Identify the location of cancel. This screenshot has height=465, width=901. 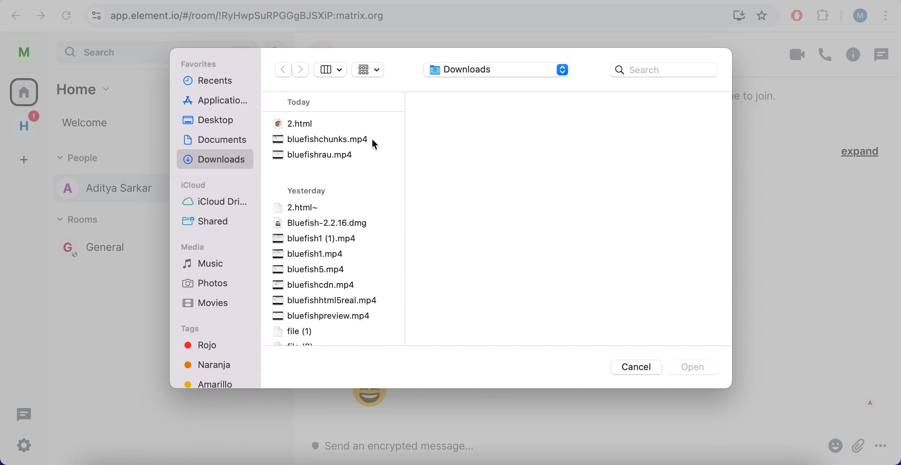
(636, 367).